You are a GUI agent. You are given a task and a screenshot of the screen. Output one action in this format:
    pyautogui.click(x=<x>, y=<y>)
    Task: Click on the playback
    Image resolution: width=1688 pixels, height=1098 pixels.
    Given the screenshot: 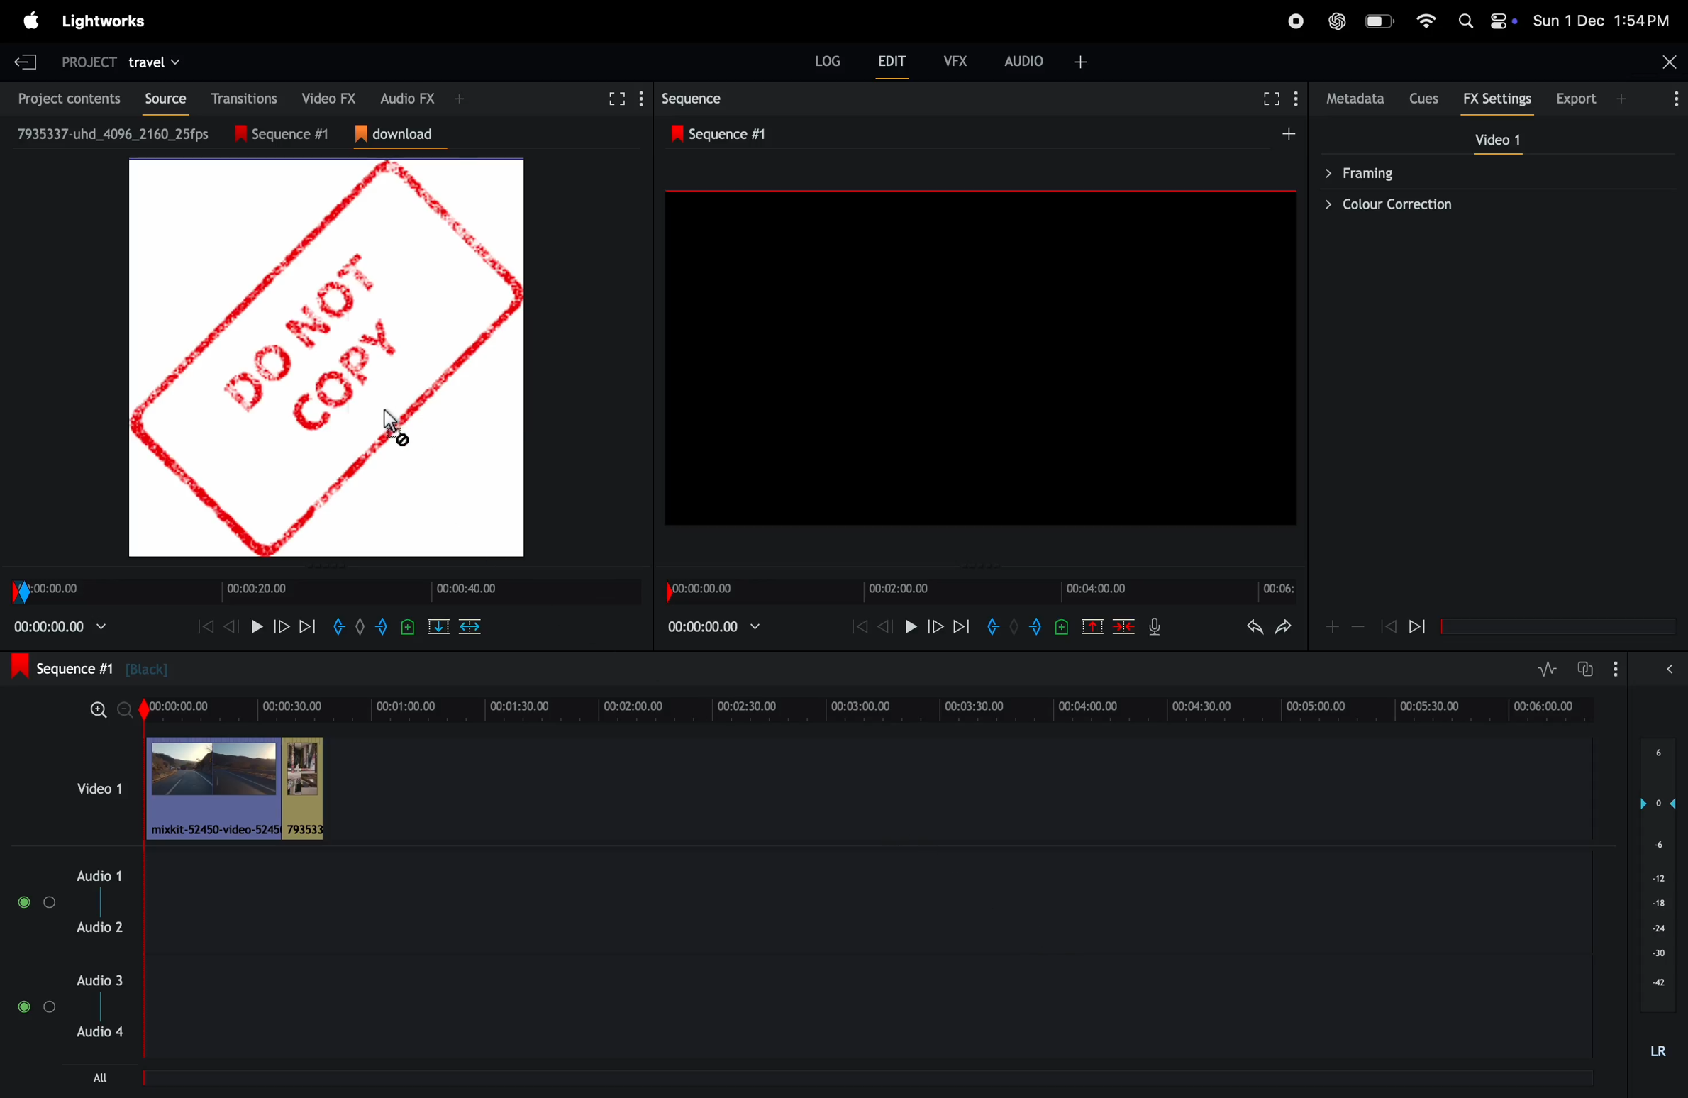 What is the action you would take?
    pyautogui.click(x=60, y=626)
    